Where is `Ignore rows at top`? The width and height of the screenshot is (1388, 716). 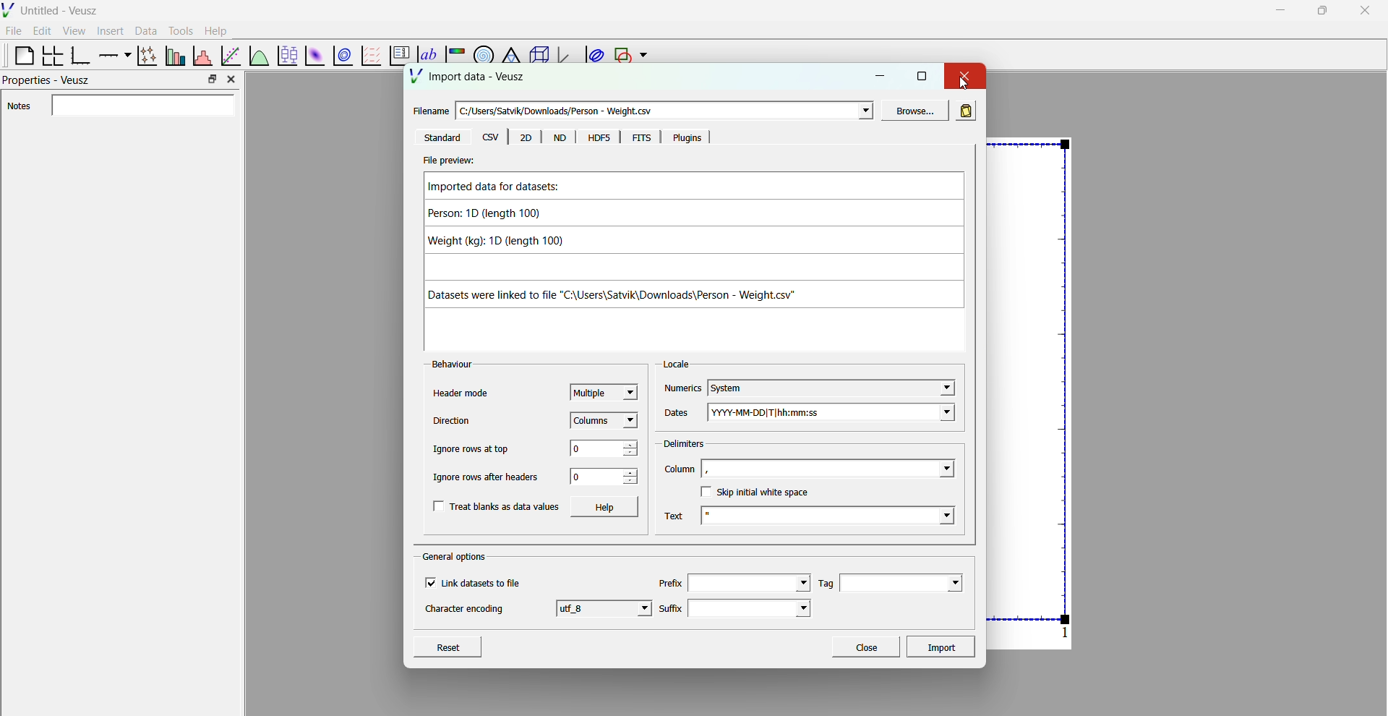
Ignore rows at top is located at coordinates (471, 448).